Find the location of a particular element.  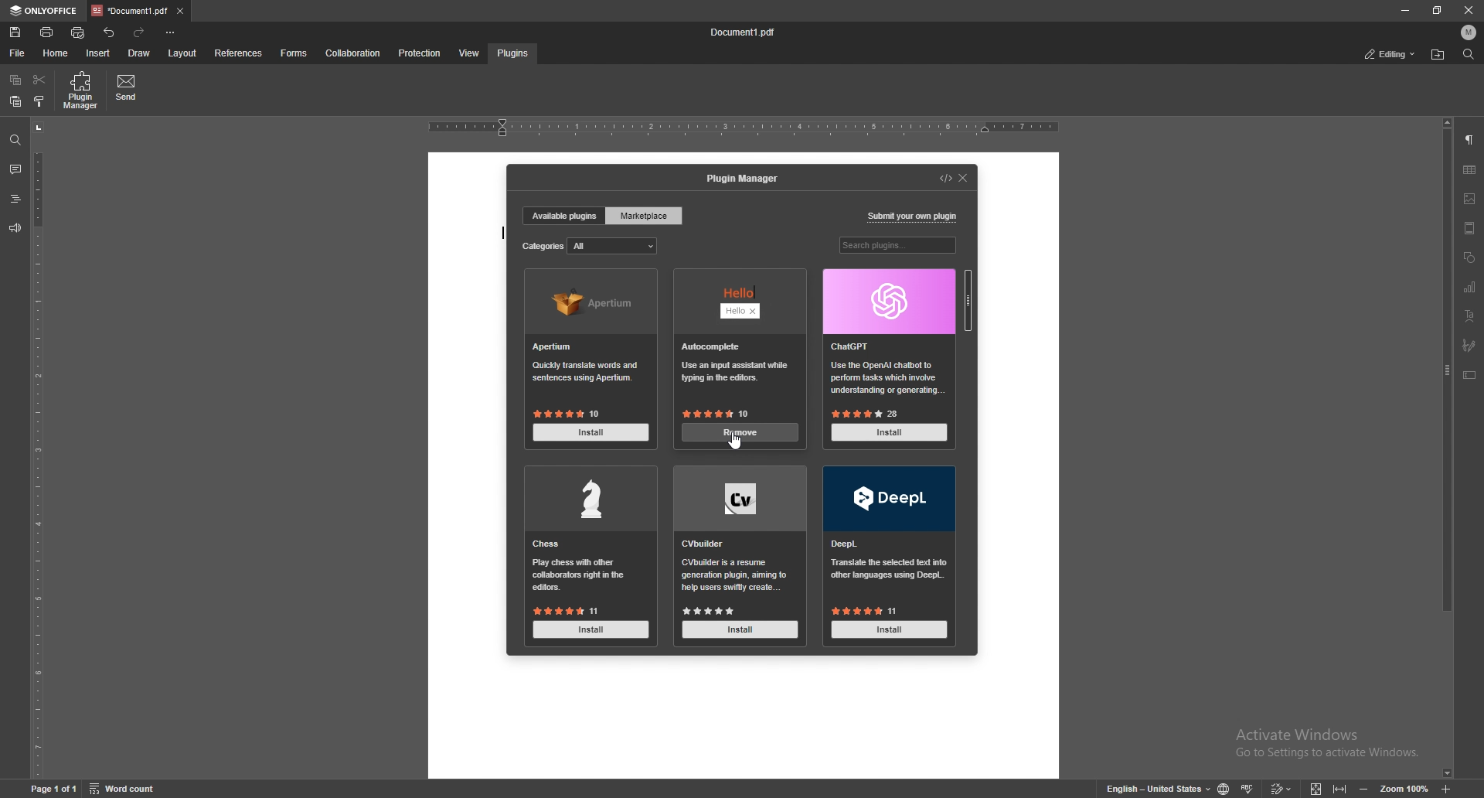

install is located at coordinates (590, 629).